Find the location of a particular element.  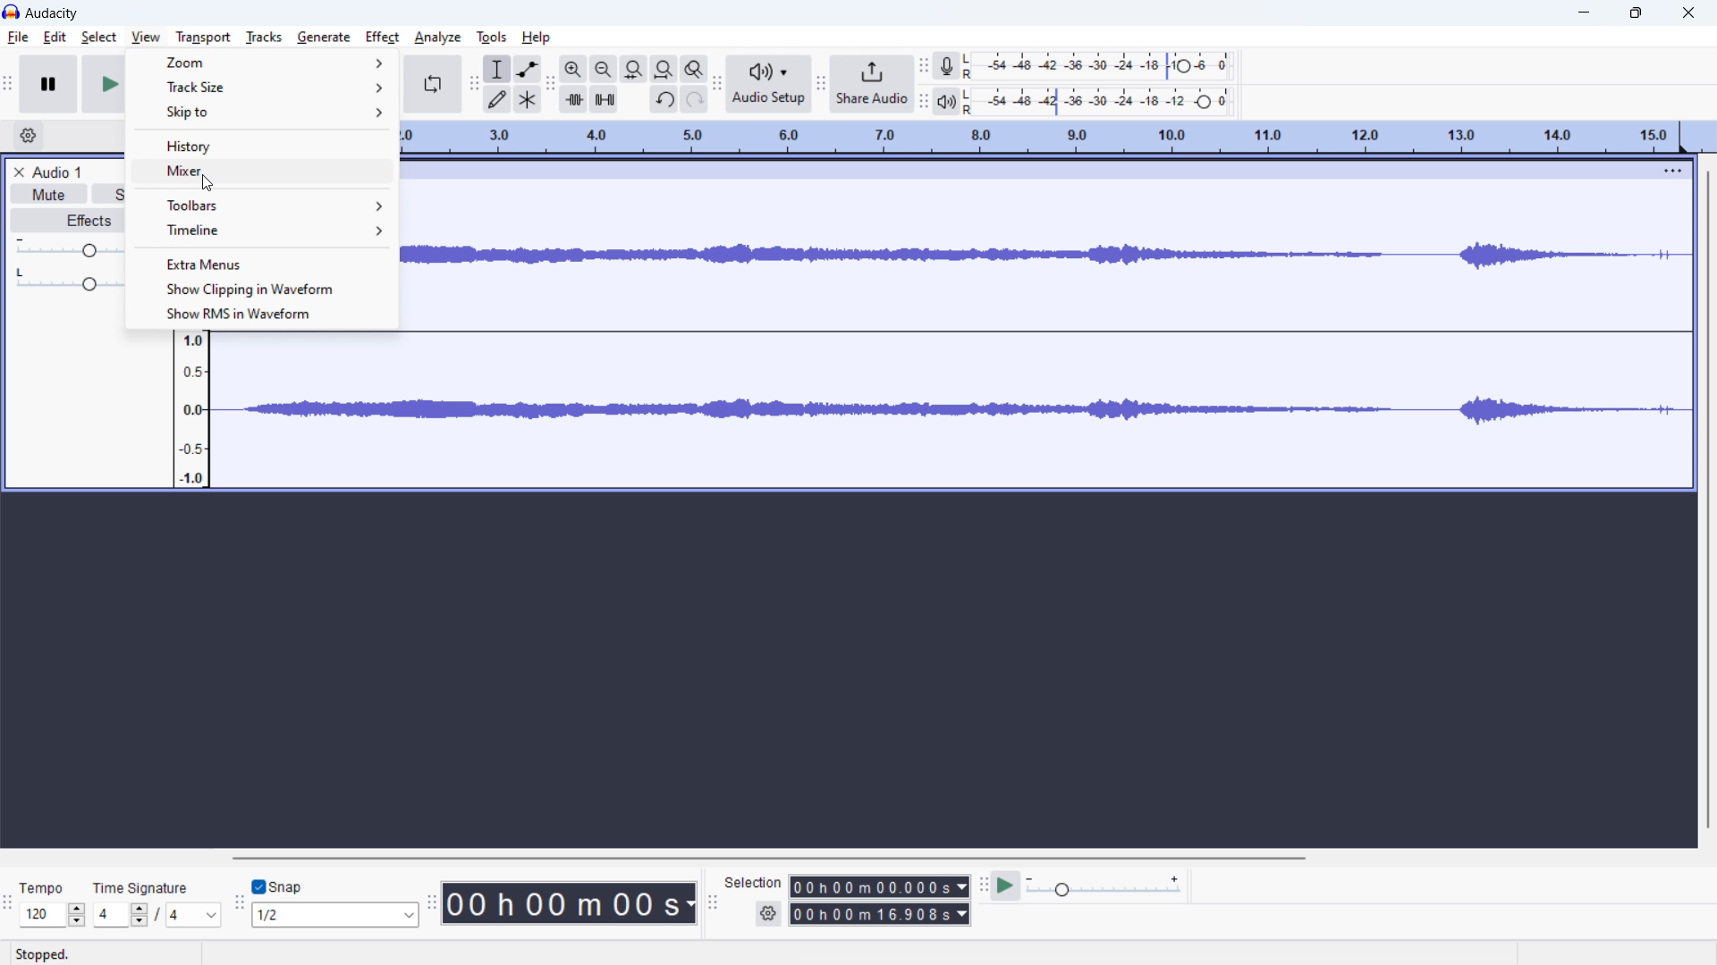

hold to move is located at coordinates (1034, 163).